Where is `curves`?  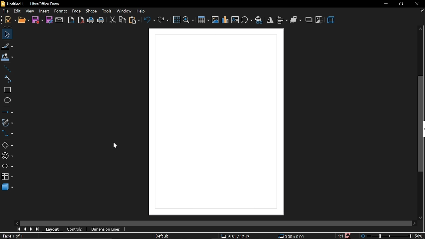
curves is located at coordinates (7, 80).